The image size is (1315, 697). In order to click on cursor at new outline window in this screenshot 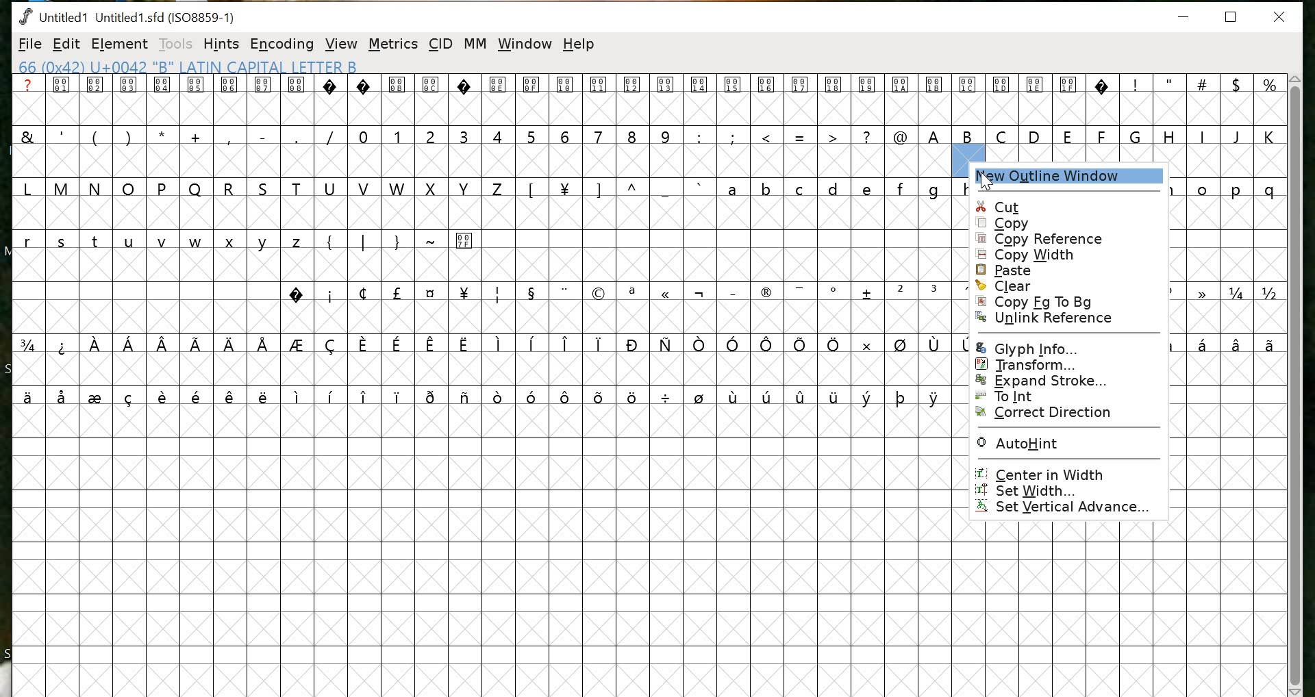, I will do `click(984, 181)`.